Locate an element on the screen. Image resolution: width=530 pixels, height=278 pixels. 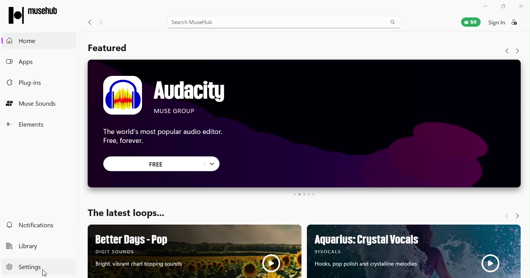
Navigate back is located at coordinates (88, 23).